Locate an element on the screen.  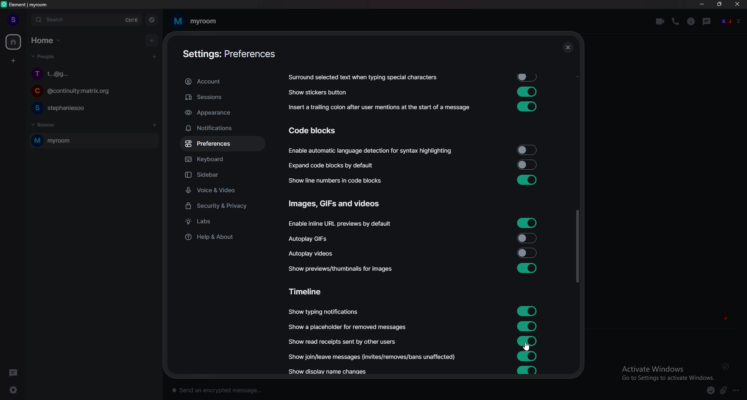
security and privacy is located at coordinates (223, 207).